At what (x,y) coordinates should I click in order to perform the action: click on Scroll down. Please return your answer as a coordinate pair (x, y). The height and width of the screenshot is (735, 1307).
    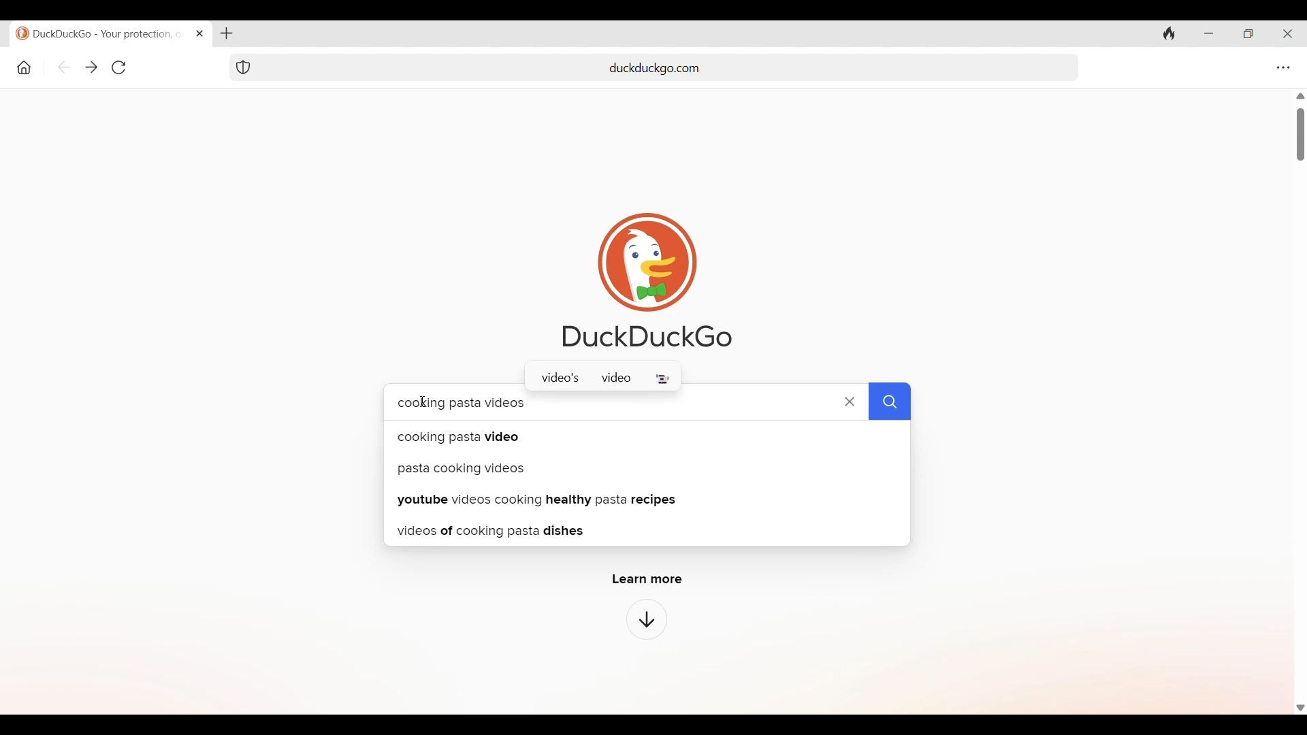
    Looking at the image, I should click on (1299, 709).